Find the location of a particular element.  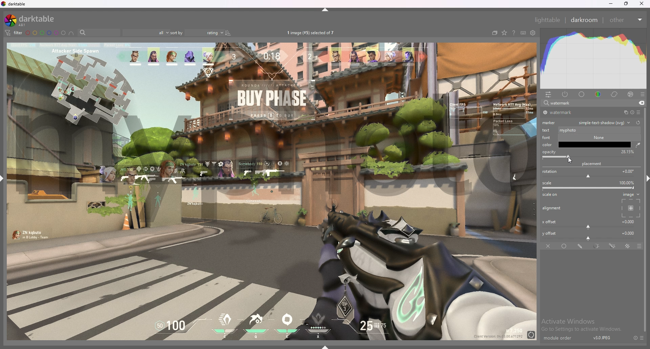

sort by is located at coordinates (196, 33).